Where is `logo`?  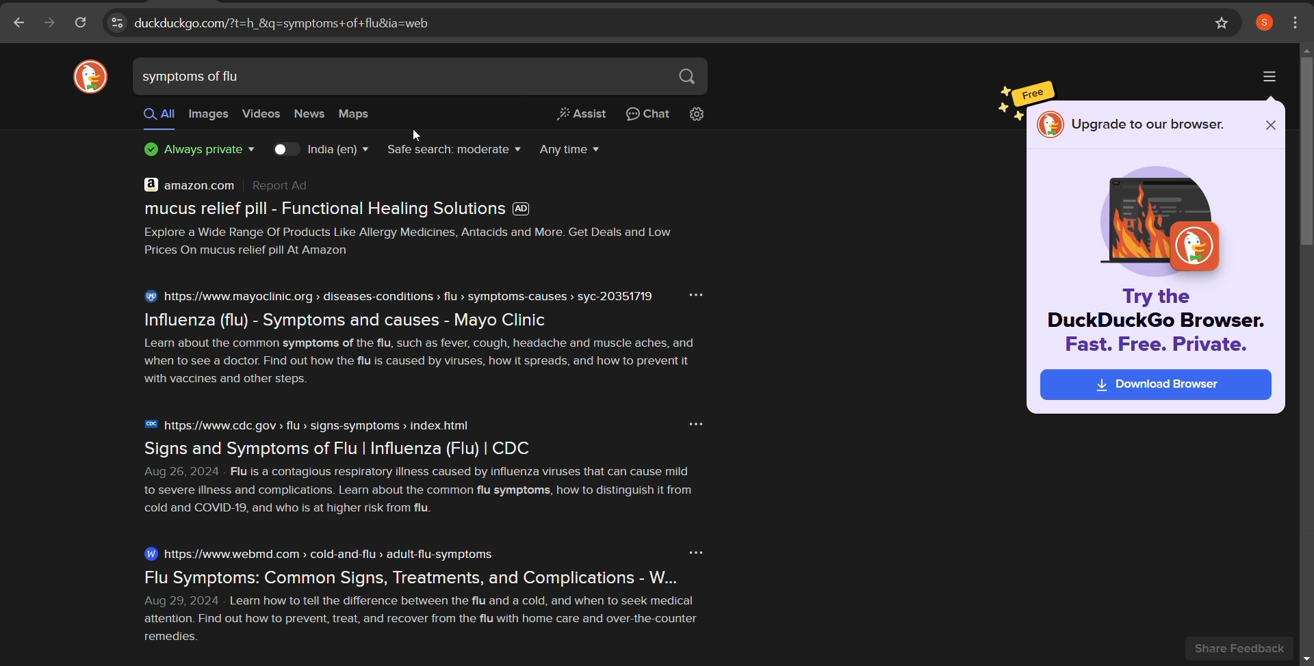
logo is located at coordinates (1050, 124).